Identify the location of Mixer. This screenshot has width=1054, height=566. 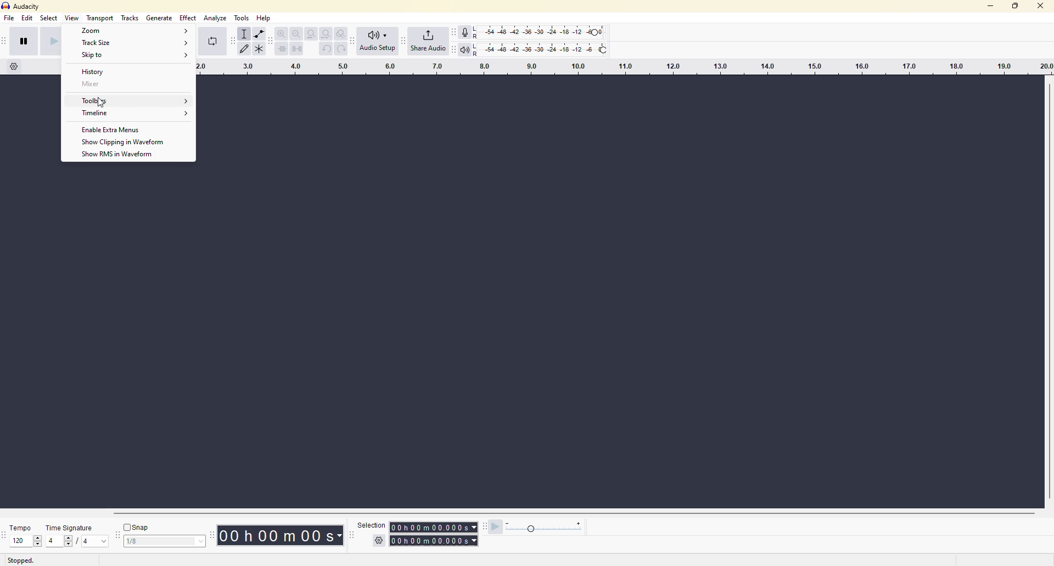
(116, 86).